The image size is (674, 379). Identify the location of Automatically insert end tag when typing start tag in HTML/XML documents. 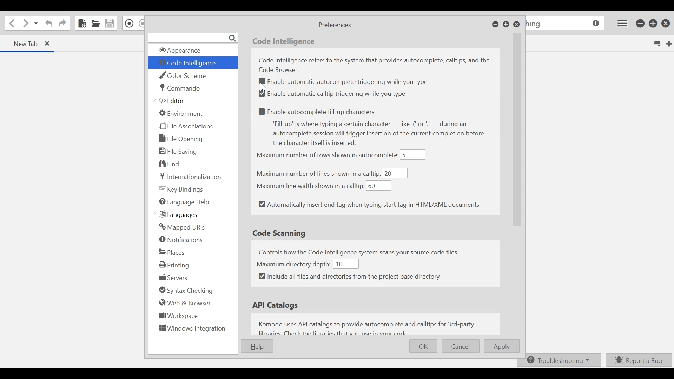
(369, 205).